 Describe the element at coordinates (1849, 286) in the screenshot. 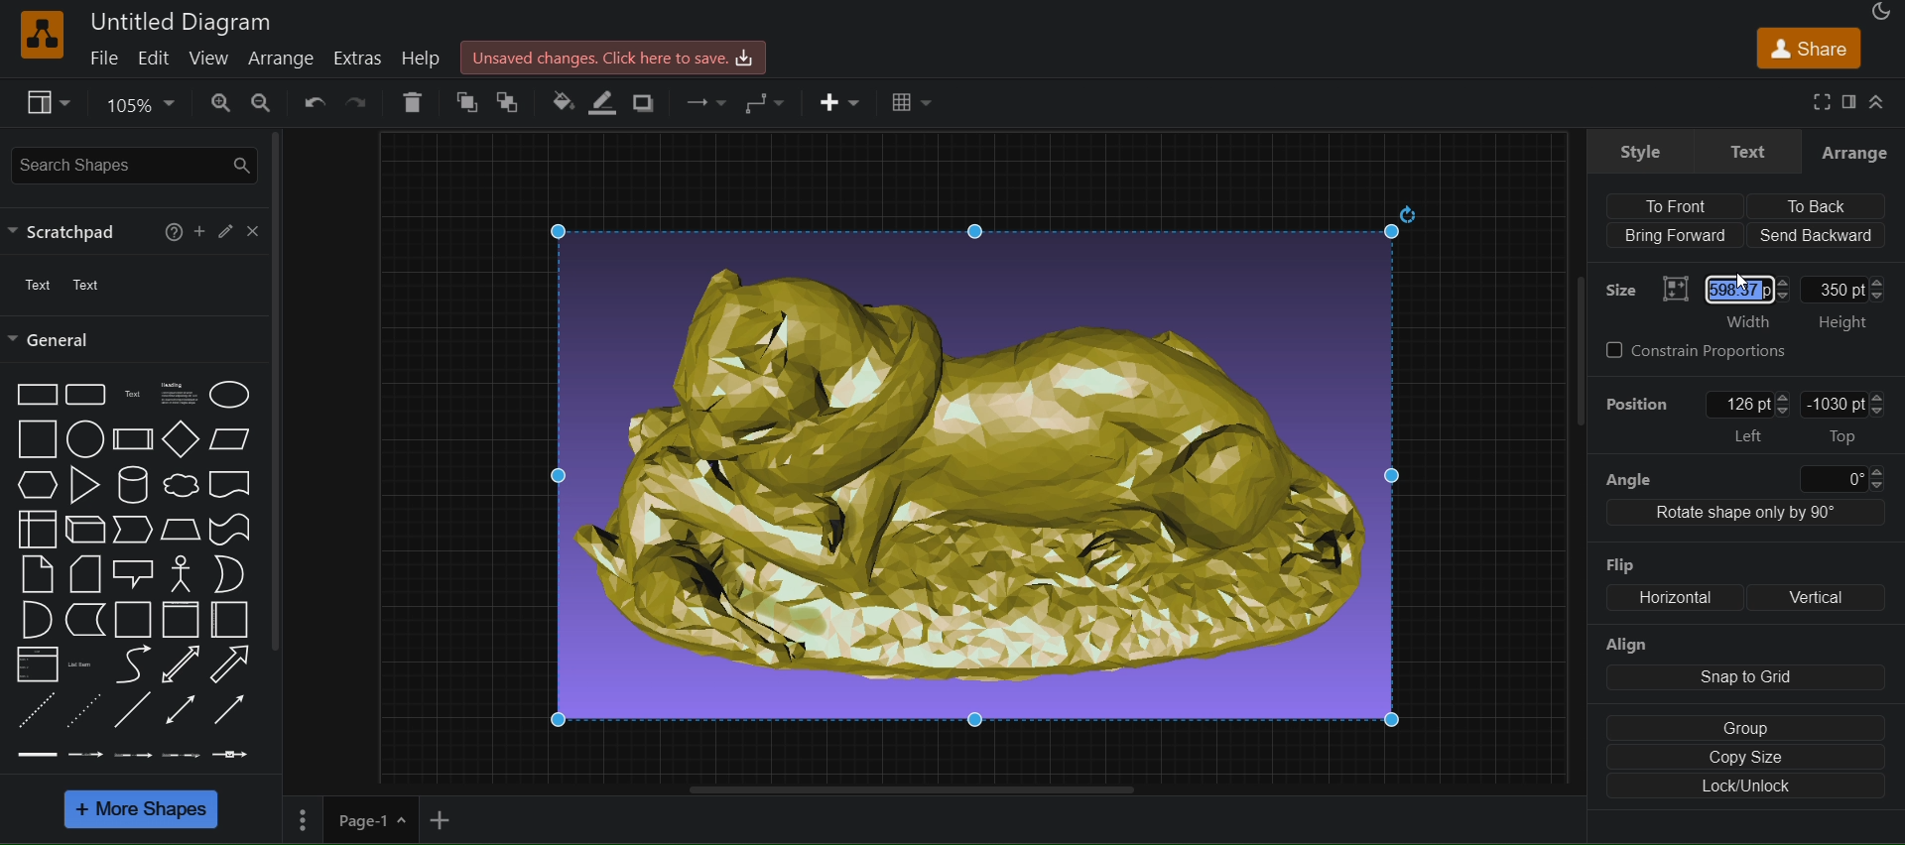

I see `350pt: Height` at that location.